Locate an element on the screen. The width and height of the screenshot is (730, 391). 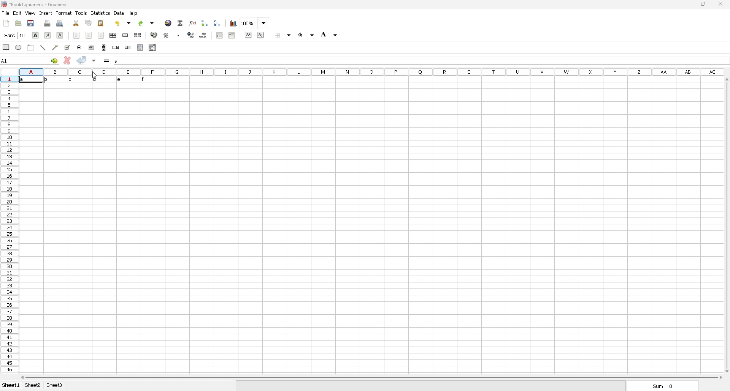
edit is located at coordinates (17, 13).